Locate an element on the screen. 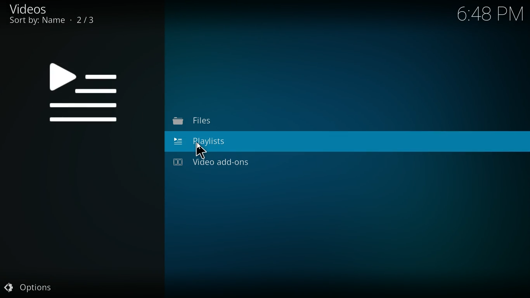 This screenshot has height=298, width=530. playlist is located at coordinates (208, 144).